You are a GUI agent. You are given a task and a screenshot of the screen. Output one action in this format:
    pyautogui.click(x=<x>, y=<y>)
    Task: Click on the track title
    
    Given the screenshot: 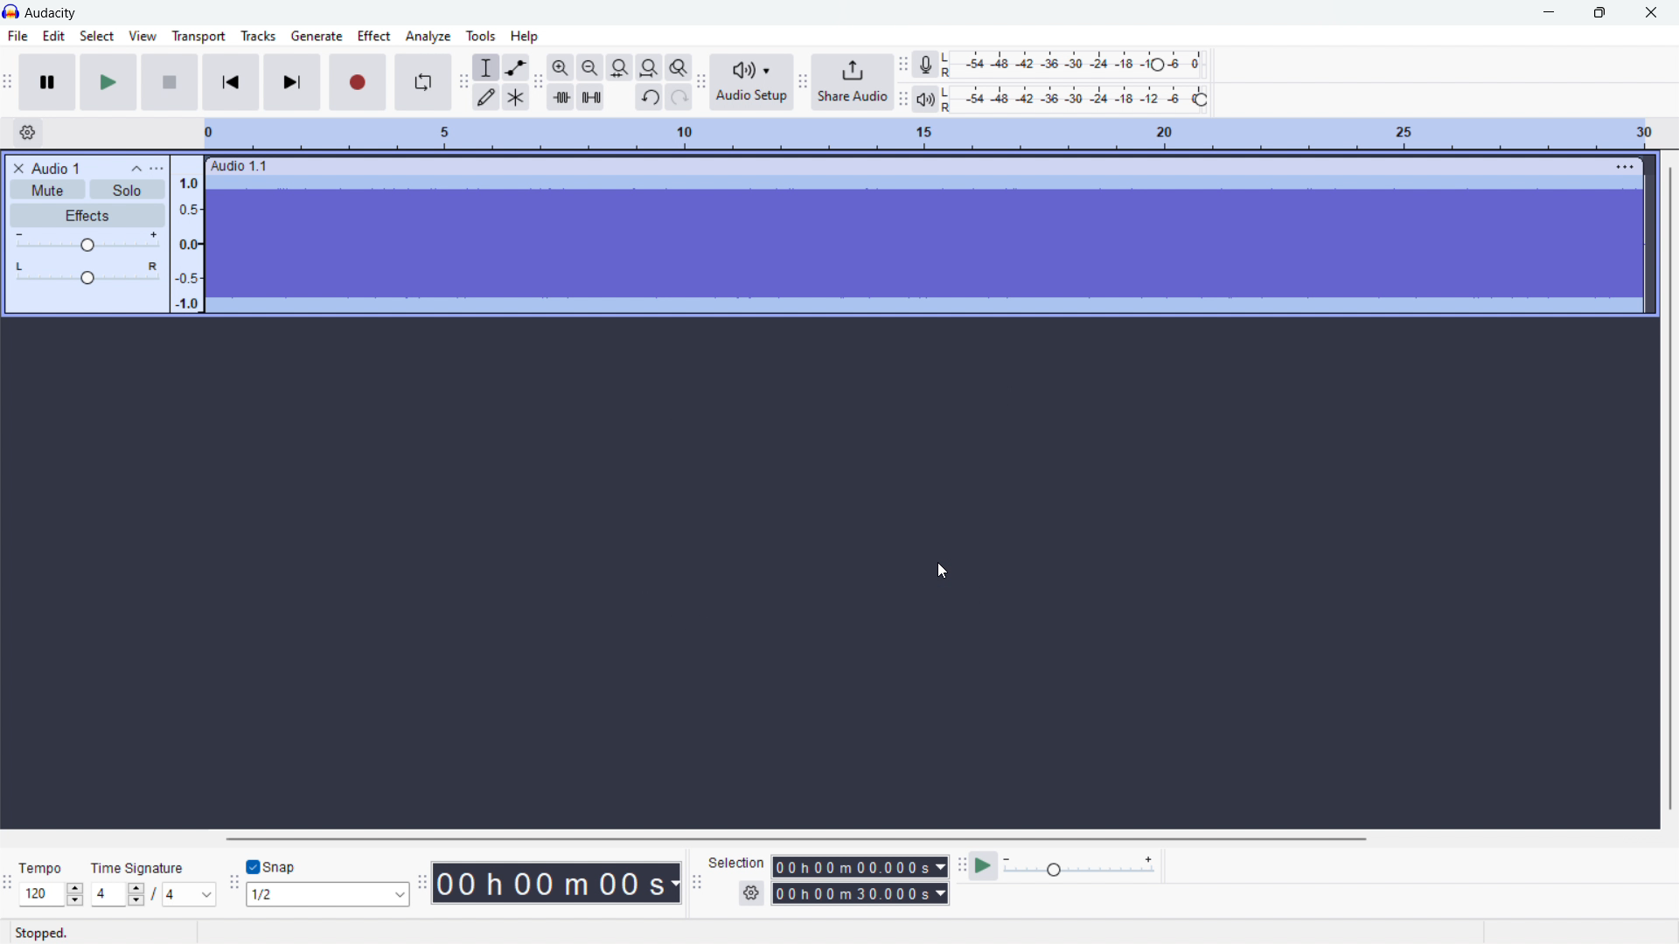 What is the action you would take?
    pyautogui.click(x=56, y=168)
    